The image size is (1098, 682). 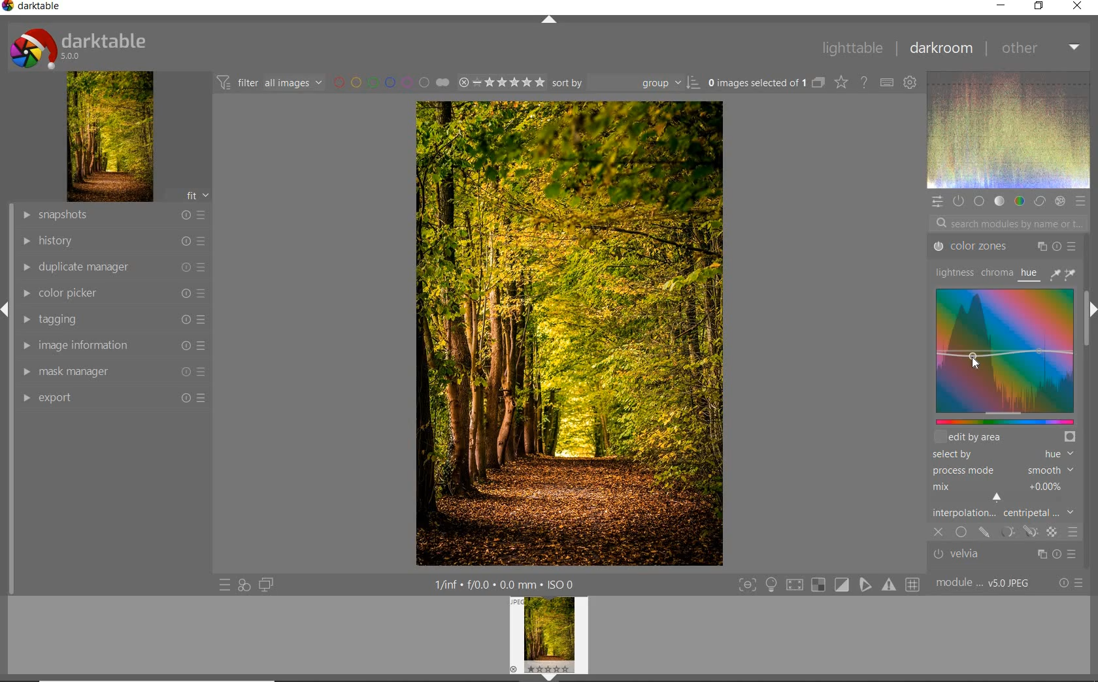 I want to click on SELECTED IMAGE RANGE RATING, so click(x=500, y=81).